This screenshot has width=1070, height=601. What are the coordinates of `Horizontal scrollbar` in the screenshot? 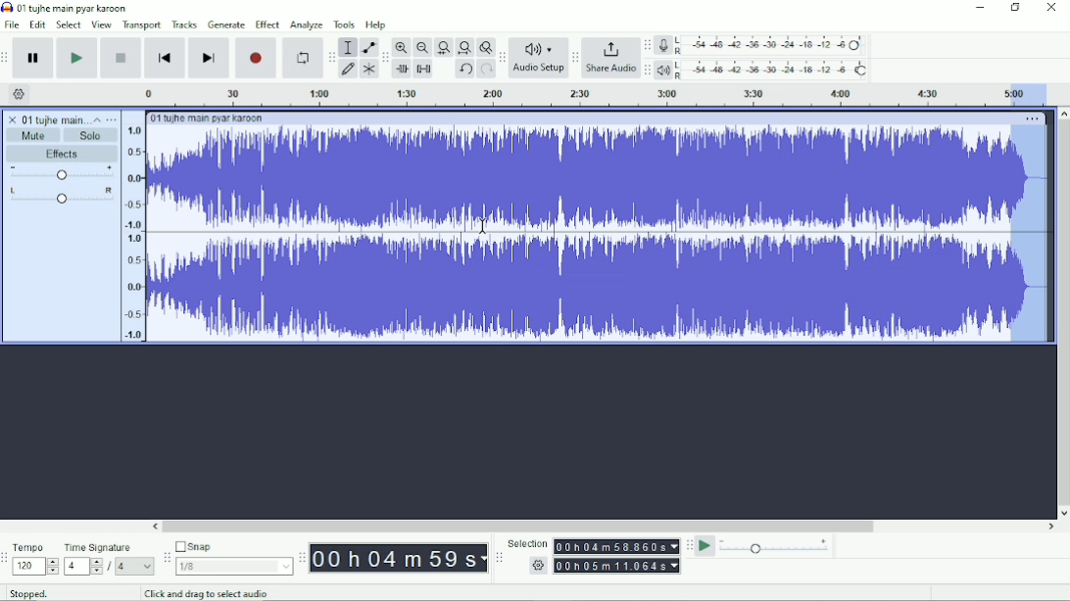 It's located at (604, 527).